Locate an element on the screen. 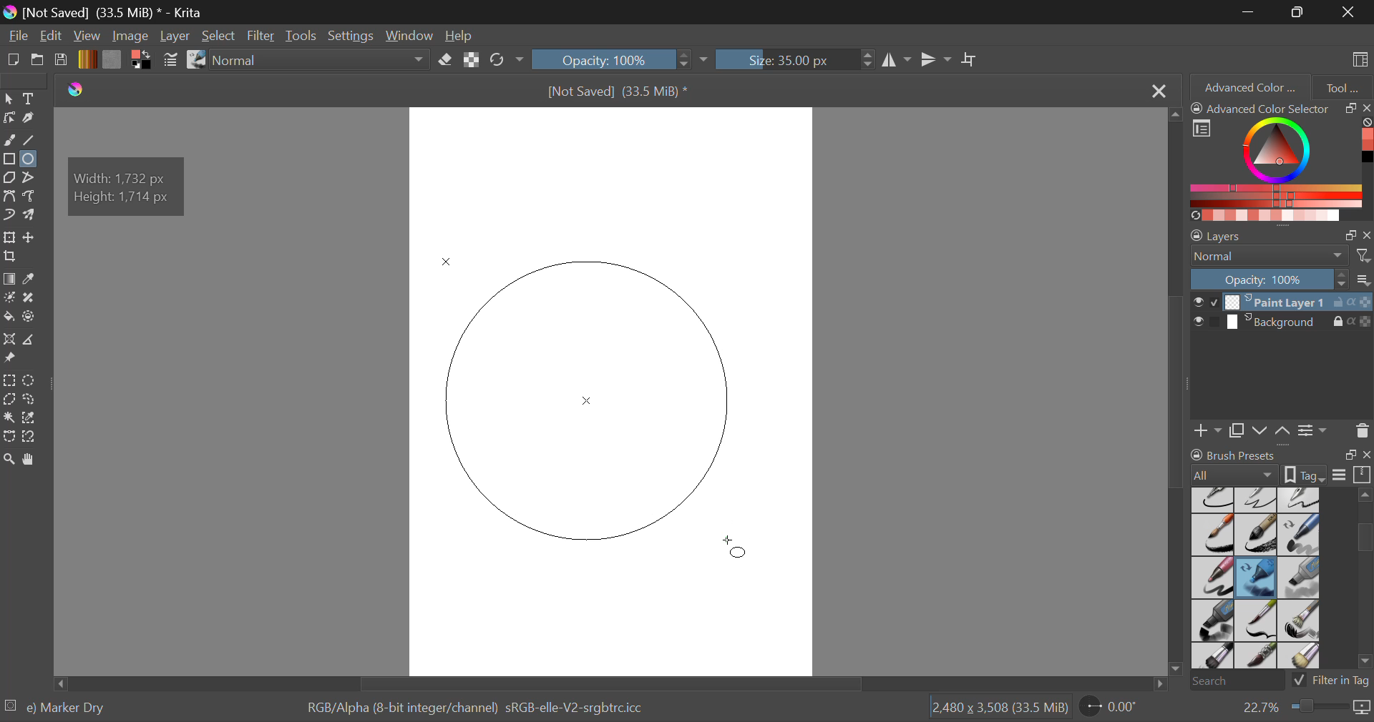  Colorize Mask Tool is located at coordinates (10, 299).